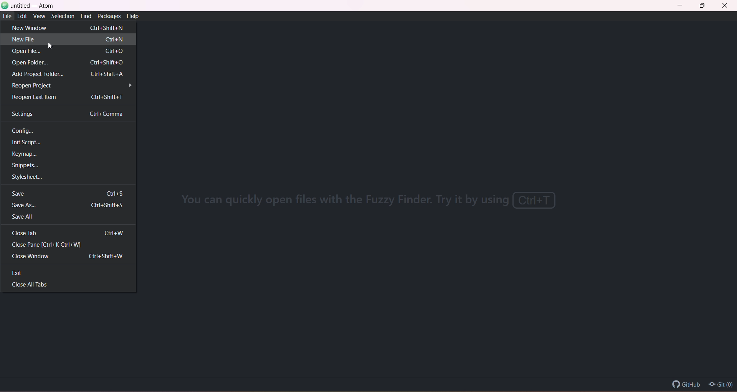 The width and height of the screenshot is (737, 392). Describe the element at coordinates (71, 114) in the screenshot. I see `Settings Ctrl+Comma` at that location.